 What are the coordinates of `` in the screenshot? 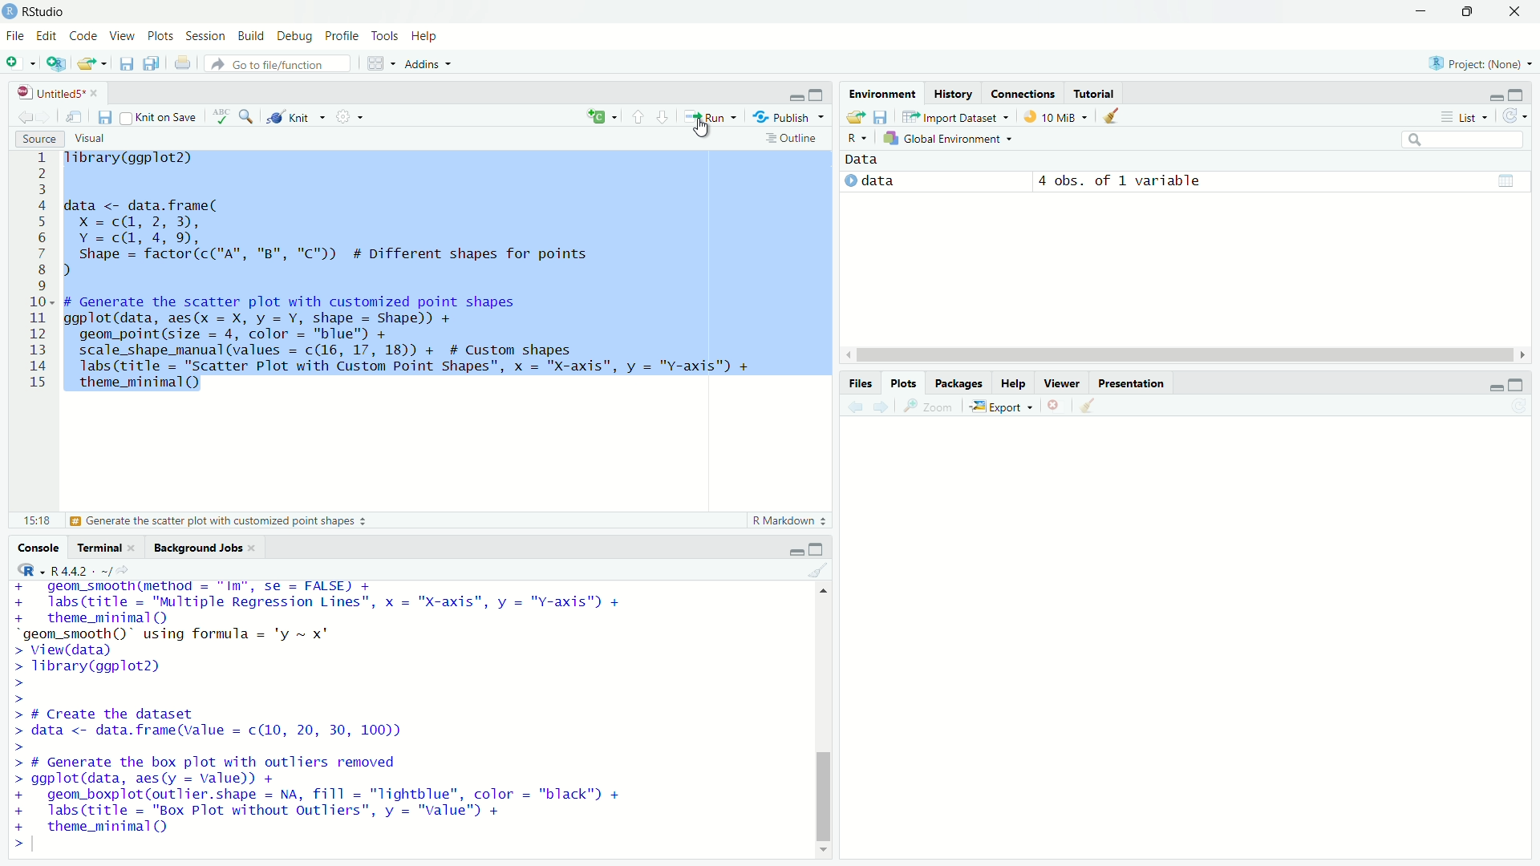 It's located at (1131, 383).